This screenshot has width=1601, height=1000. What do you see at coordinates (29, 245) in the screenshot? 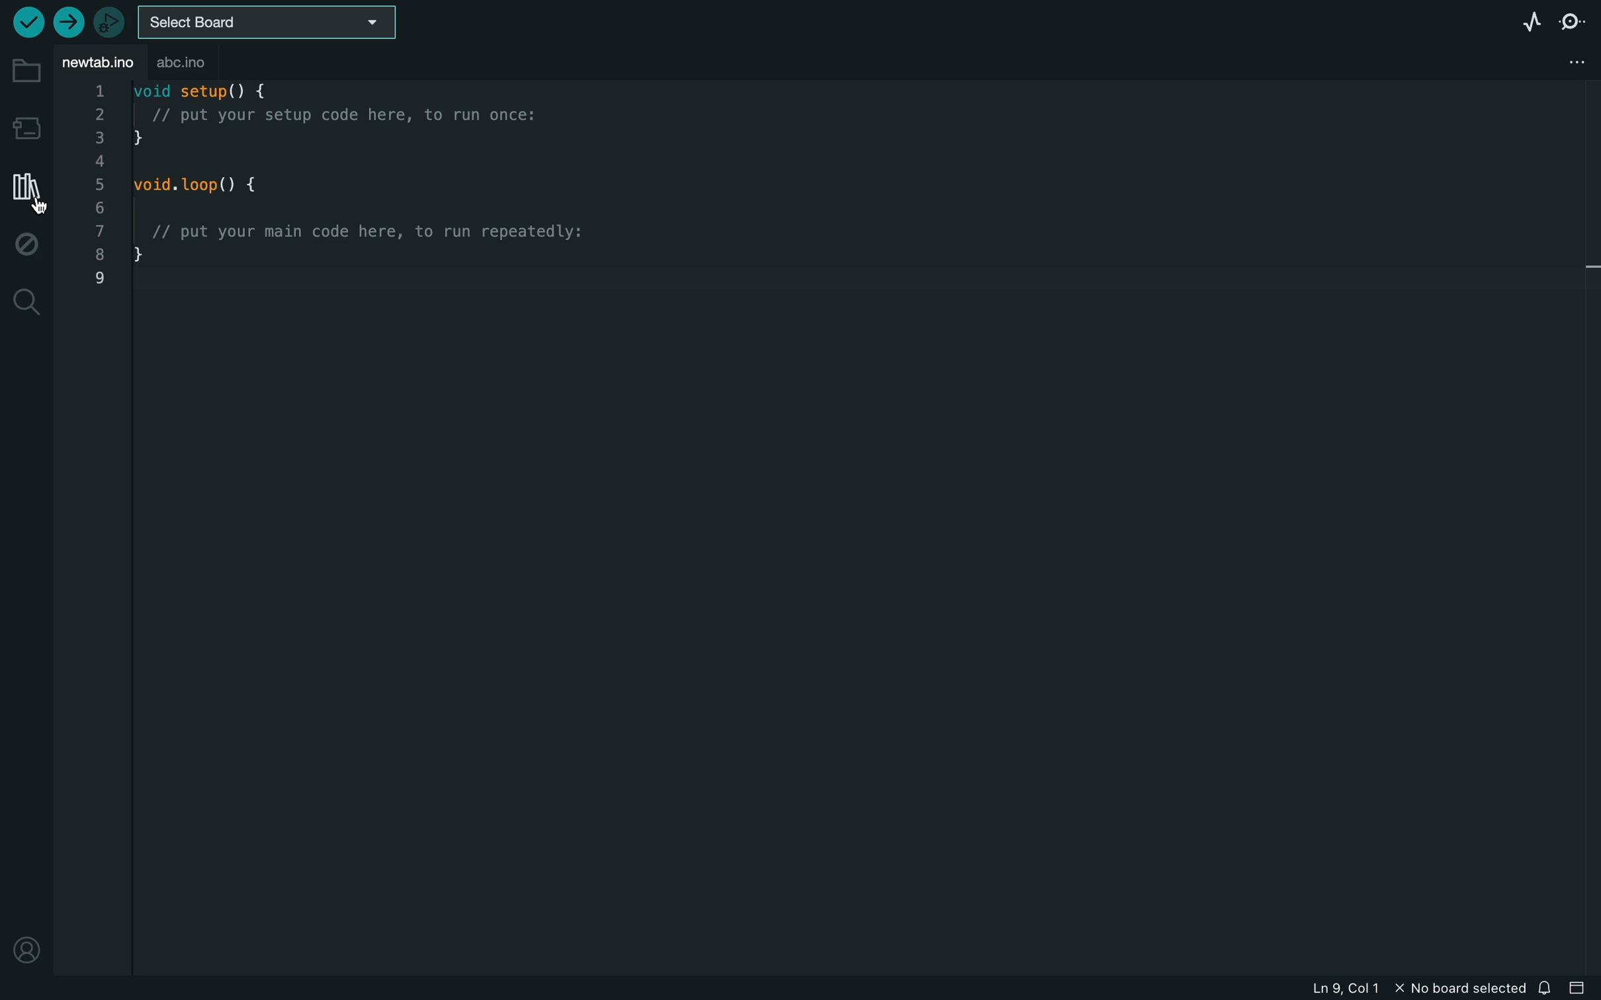
I see `debug` at bounding box center [29, 245].